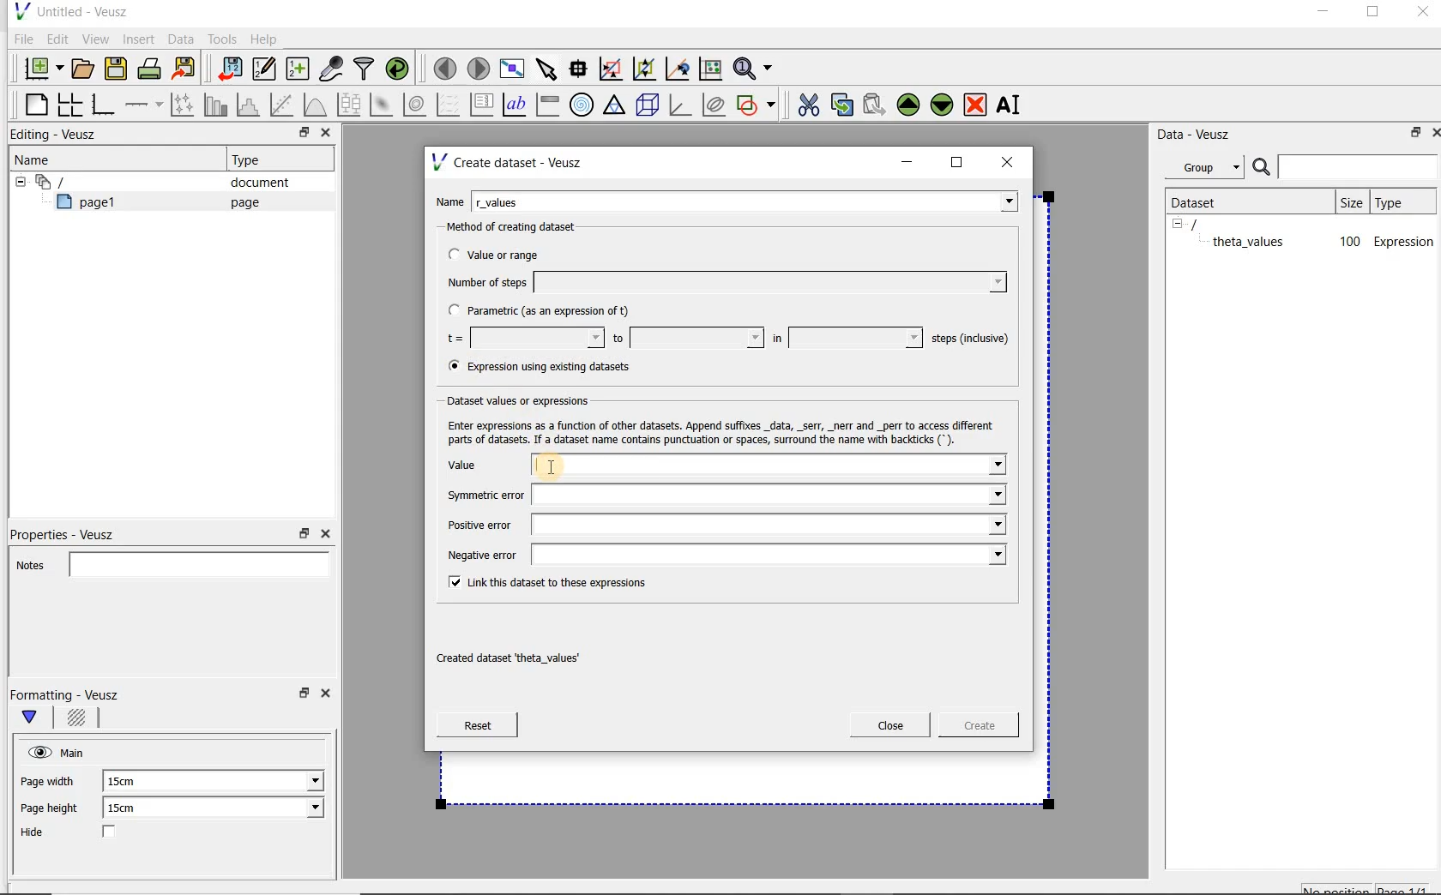 Image resolution: width=1441 pixels, height=895 pixels. I want to click on image color bar, so click(547, 105).